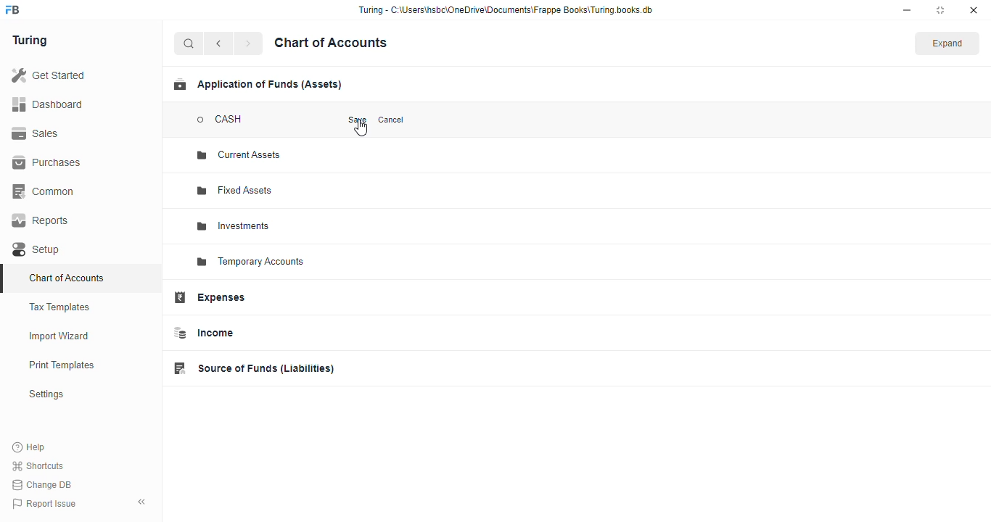 Image resolution: width=991 pixels, height=522 pixels. I want to click on minimize, so click(907, 10).